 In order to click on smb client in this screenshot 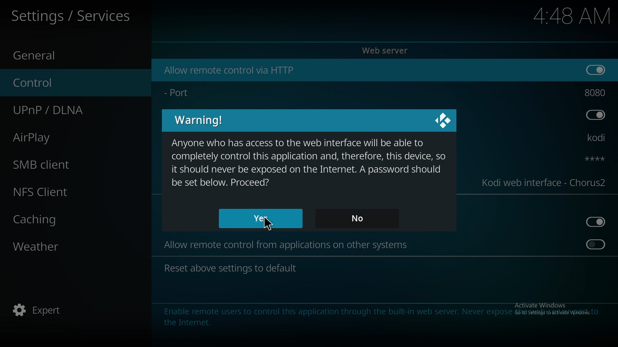, I will do `click(51, 164)`.